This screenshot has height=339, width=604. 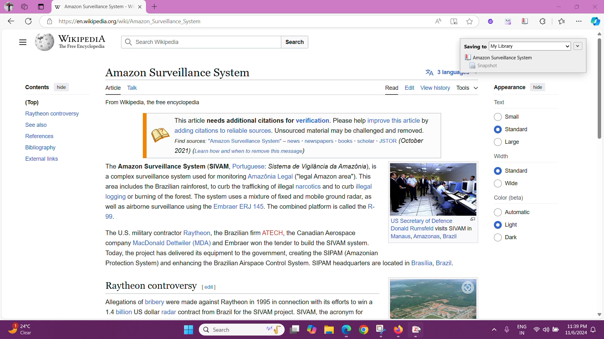 I want to click on by, so click(x=426, y=120).